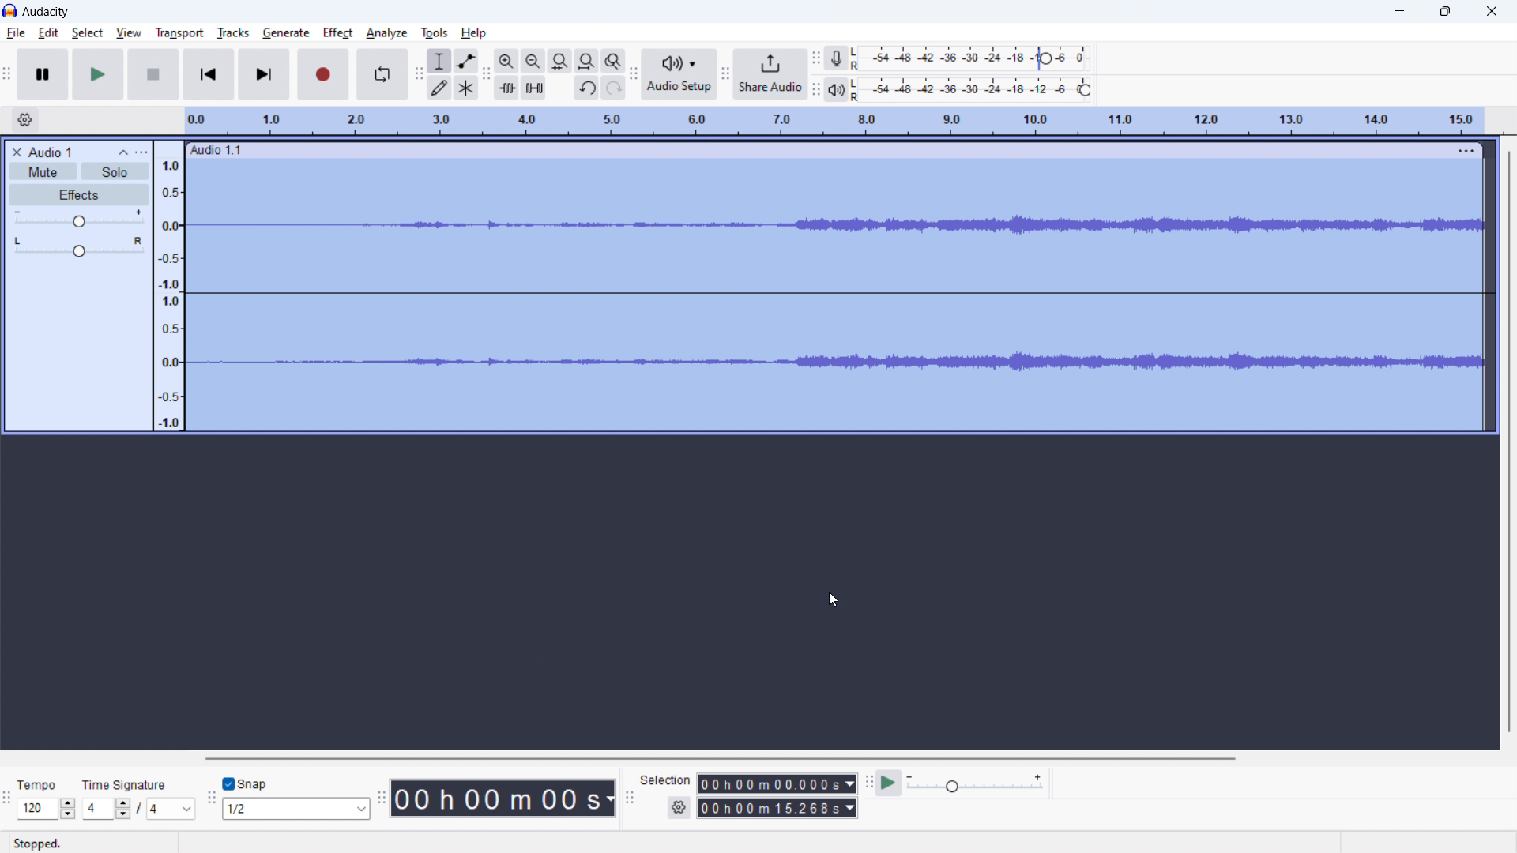 The image size is (1517, 853). What do you see at coordinates (1510, 442) in the screenshot?
I see `vertical scrollbar` at bounding box center [1510, 442].